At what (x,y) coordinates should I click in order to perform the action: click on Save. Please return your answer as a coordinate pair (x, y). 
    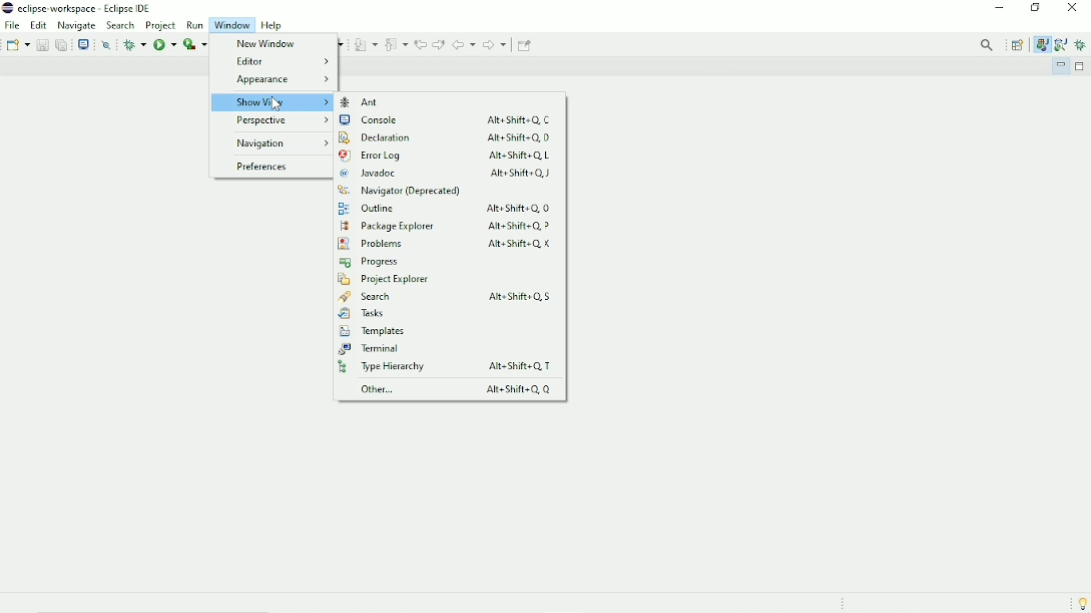
    Looking at the image, I should click on (41, 44).